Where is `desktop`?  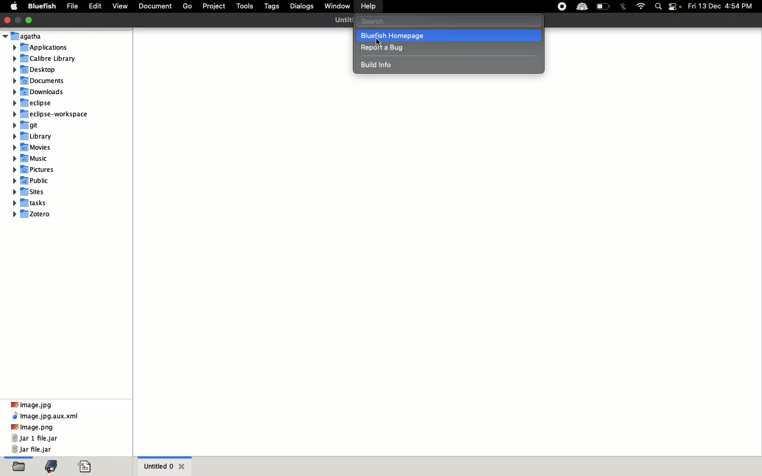
desktop is located at coordinates (42, 71).